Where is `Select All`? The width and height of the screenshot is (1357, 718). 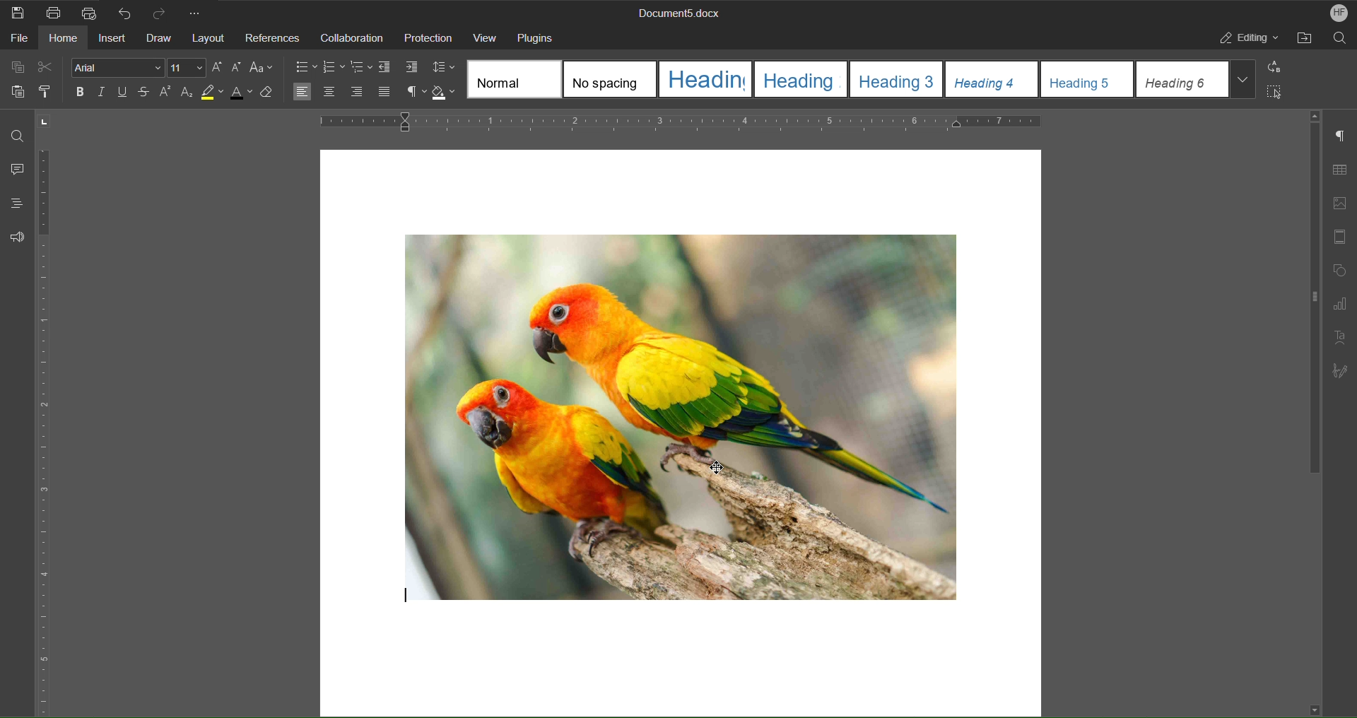
Select All is located at coordinates (1279, 95).